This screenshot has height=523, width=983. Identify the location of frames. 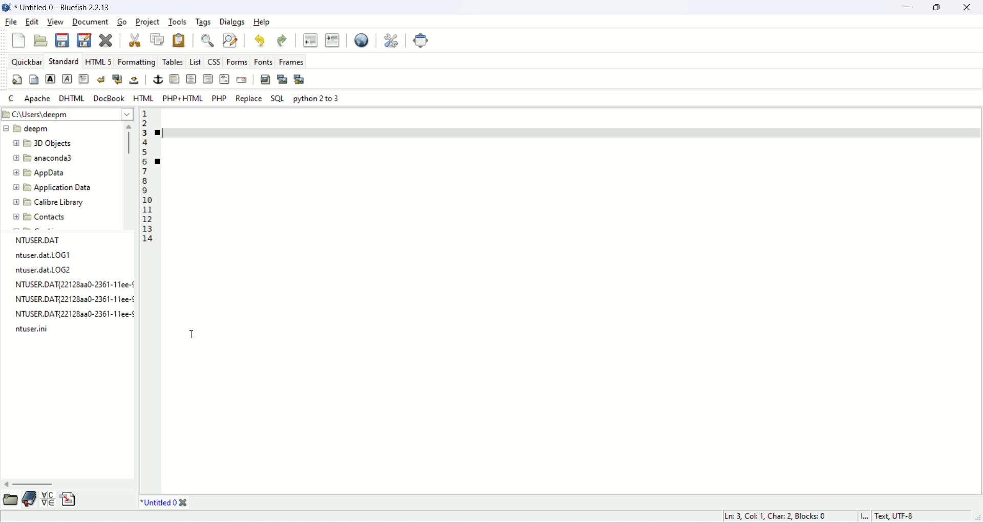
(289, 61).